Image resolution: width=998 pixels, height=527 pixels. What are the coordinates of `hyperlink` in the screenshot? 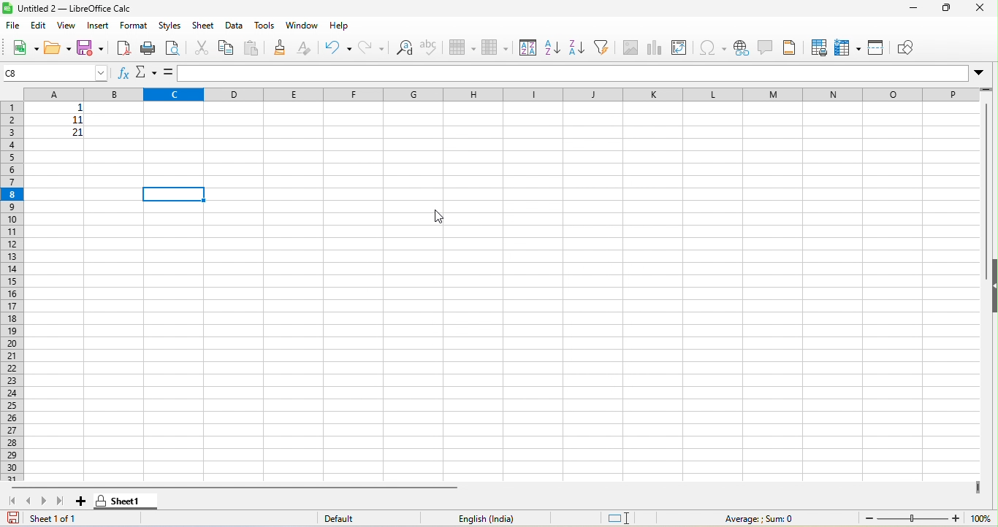 It's located at (748, 47).